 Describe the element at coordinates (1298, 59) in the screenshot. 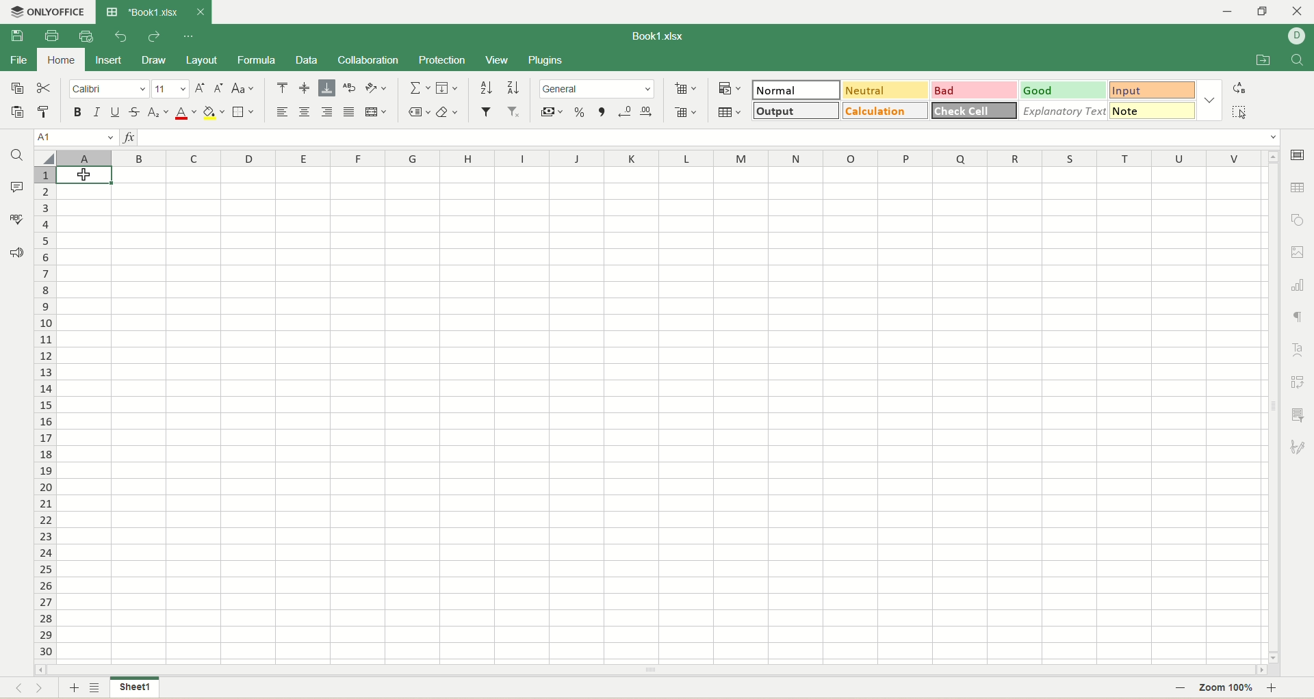

I see `find` at that location.